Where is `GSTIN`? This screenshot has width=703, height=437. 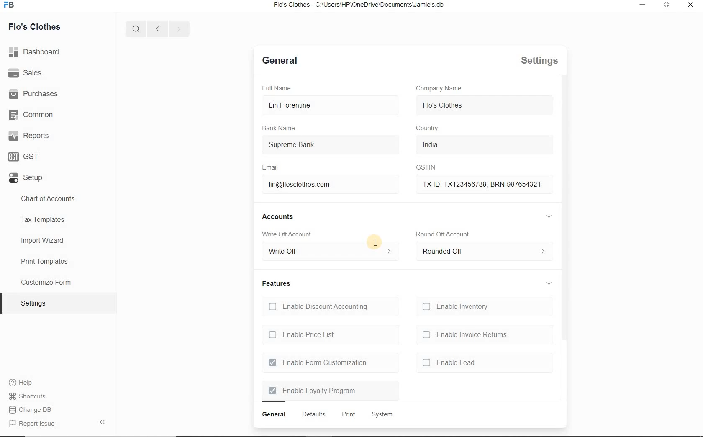
GSTIN is located at coordinates (425, 165).